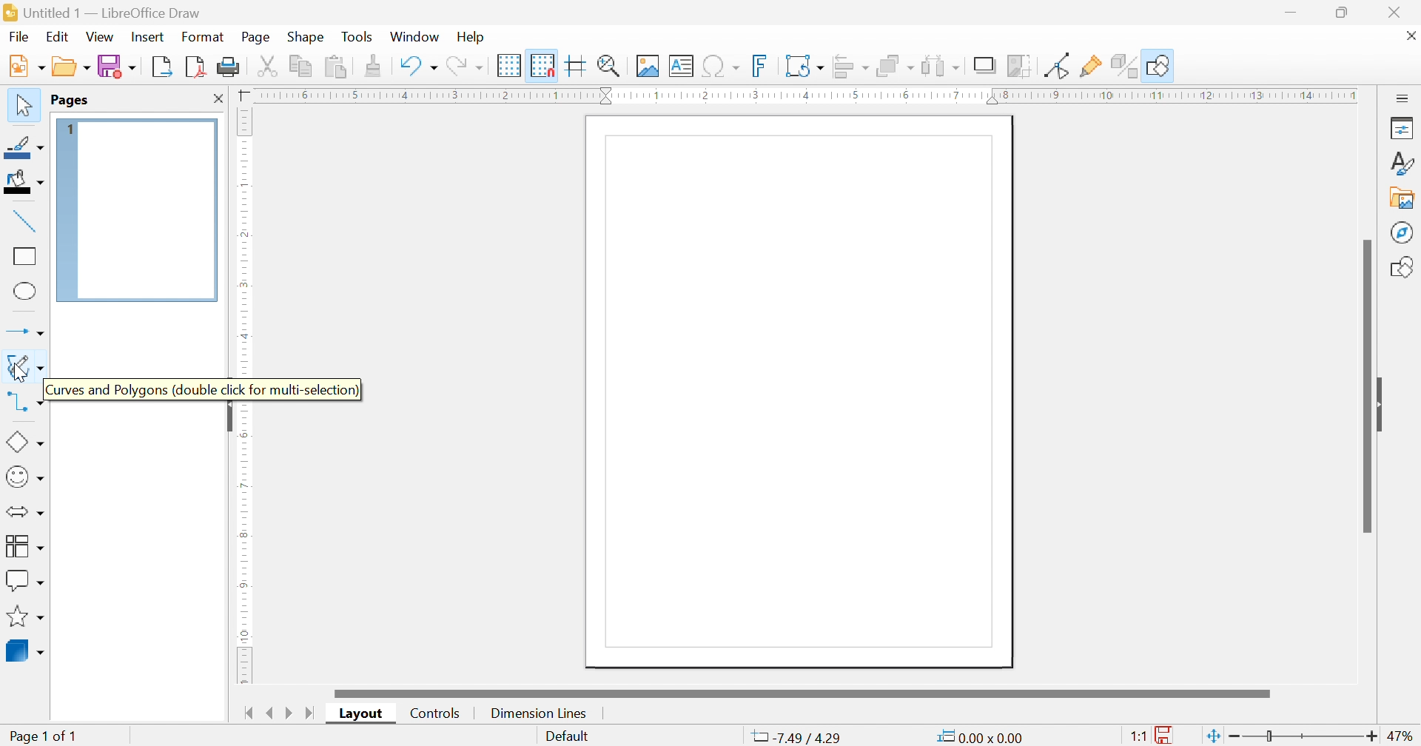 The image size is (1421, 746). Describe the element at coordinates (25, 255) in the screenshot. I see `rectangle` at that location.